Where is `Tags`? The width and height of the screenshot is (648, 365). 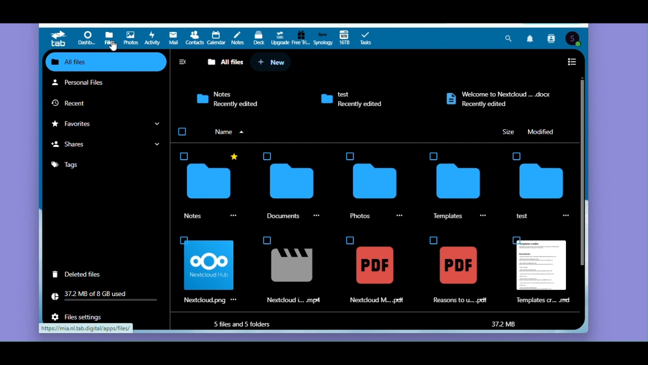
Tags is located at coordinates (102, 163).